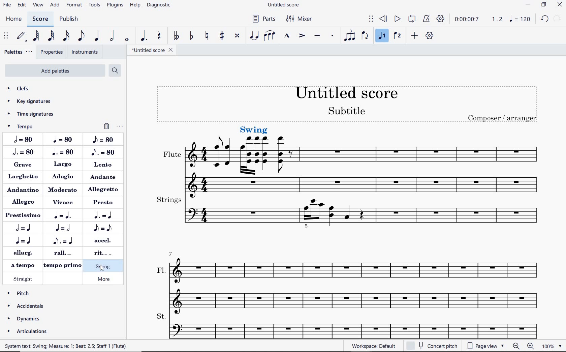 The height and width of the screenshot is (352, 566). What do you see at coordinates (14, 19) in the screenshot?
I see `home` at bounding box center [14, 19].